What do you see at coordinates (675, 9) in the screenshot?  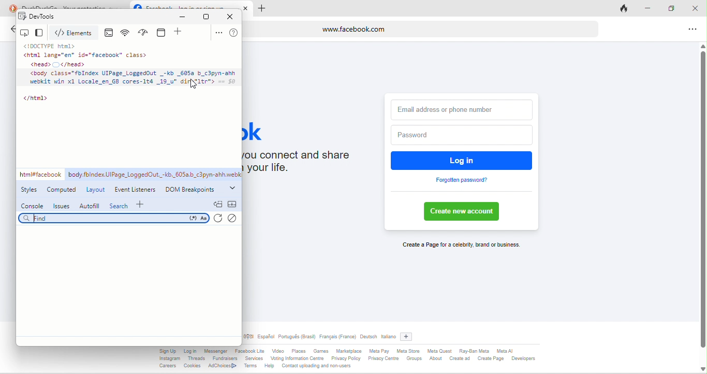 I see `maximize` at bounding box center [675, 9].